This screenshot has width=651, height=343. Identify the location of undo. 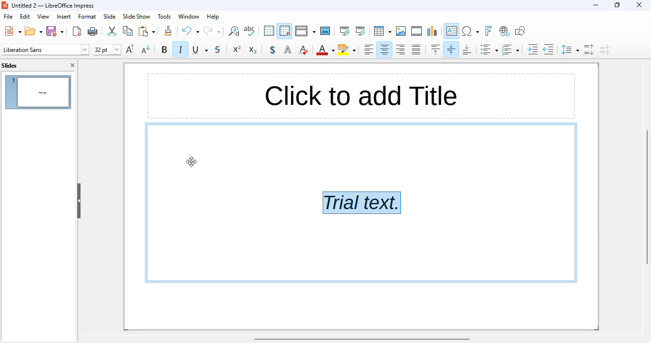
(191, 31).